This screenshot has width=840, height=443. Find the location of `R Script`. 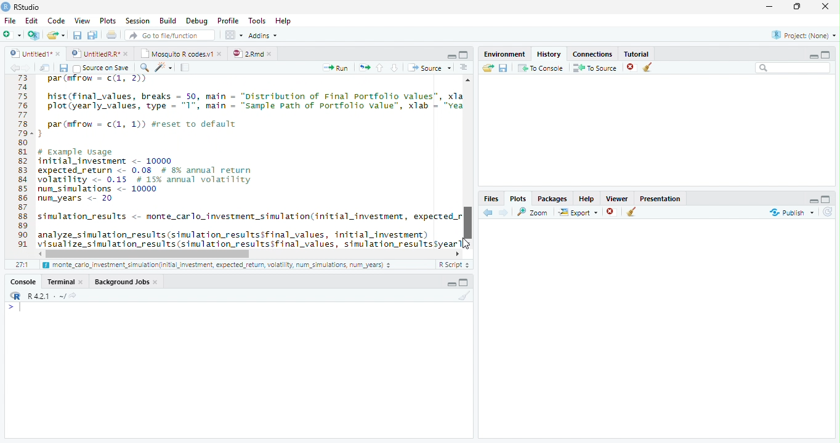

R Script is located at coordinates (454, 265).